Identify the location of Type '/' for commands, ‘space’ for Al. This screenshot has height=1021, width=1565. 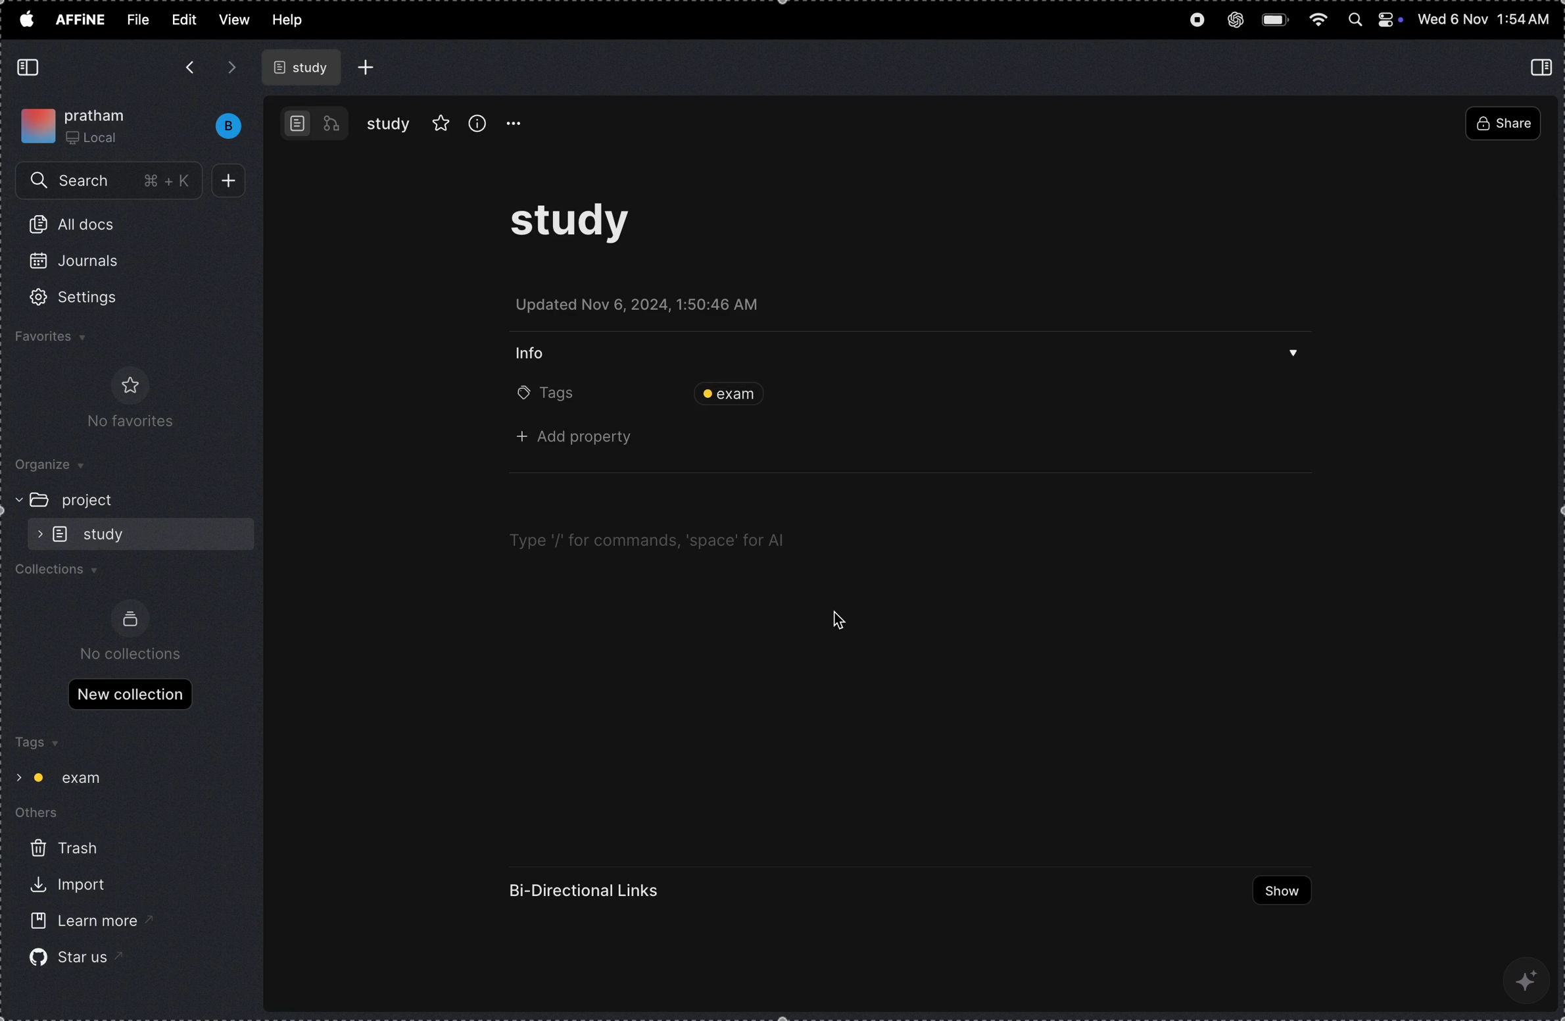
(646, 541).